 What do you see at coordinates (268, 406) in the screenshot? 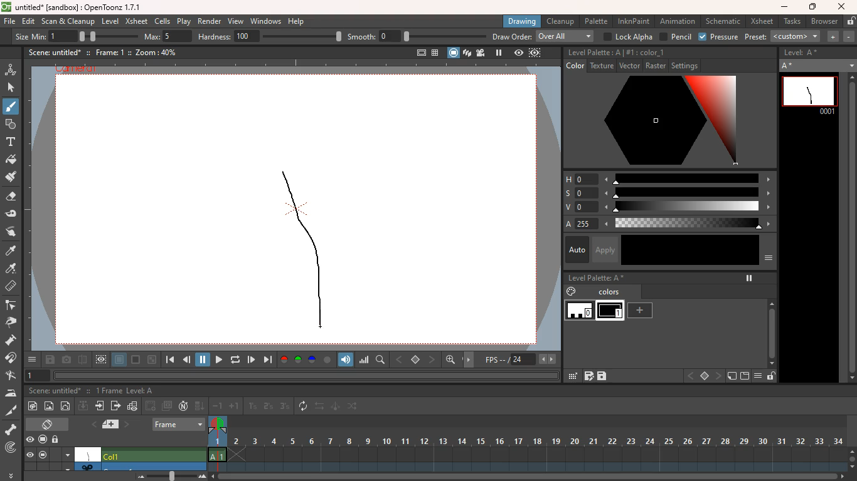
I see `2` at bounding box center [268, 406].